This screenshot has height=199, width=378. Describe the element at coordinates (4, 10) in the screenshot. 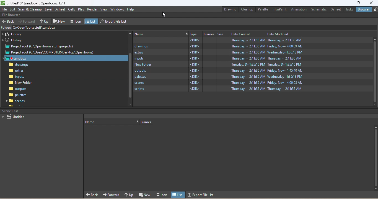

I see `File` at that location.